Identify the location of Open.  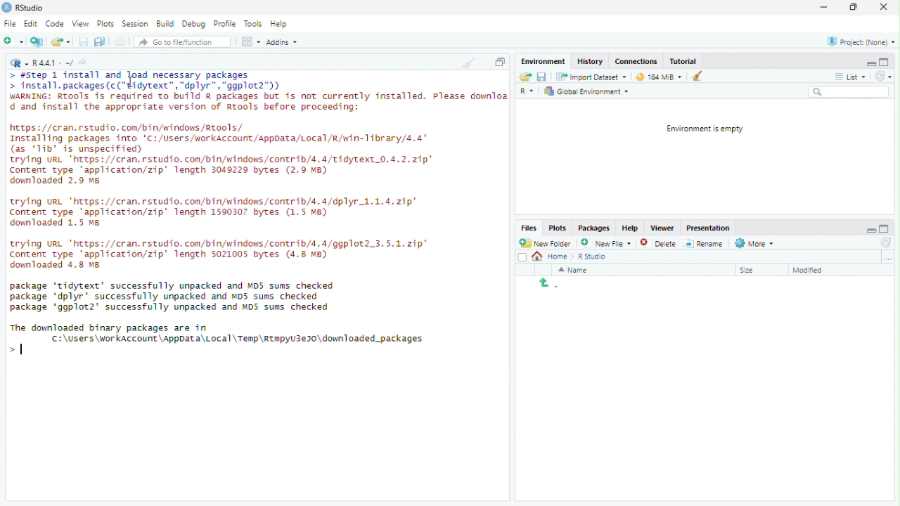
(526, 77).